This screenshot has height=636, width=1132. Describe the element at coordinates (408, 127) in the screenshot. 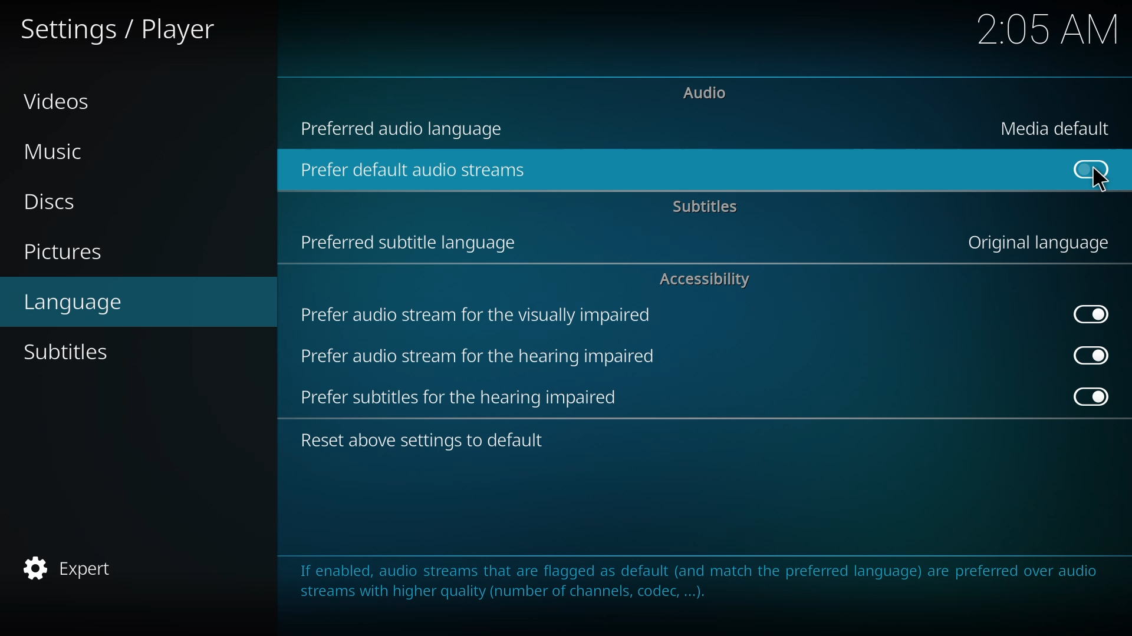

I see `preferred audio language` at that location.